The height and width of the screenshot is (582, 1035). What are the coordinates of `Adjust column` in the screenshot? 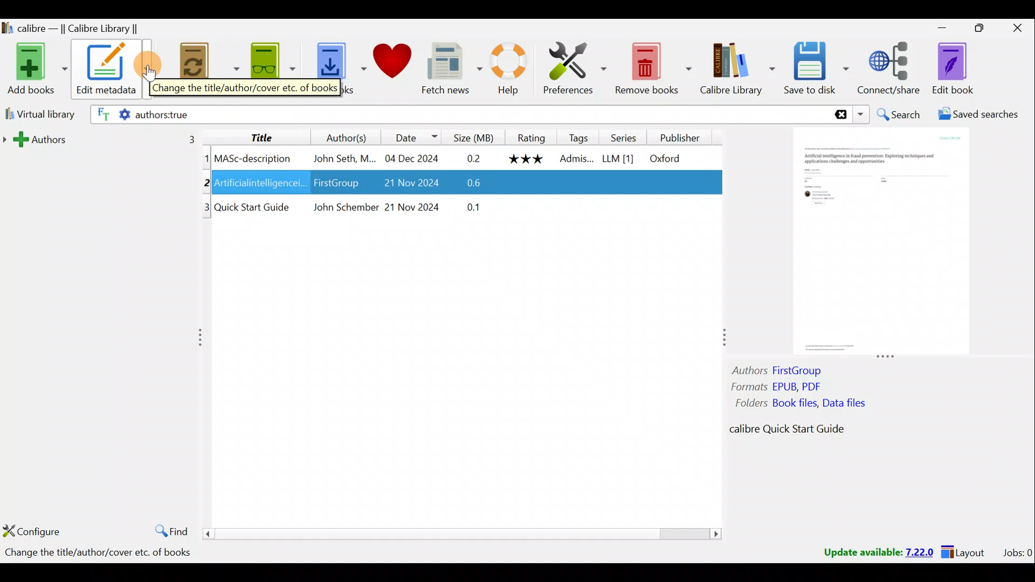 It's located at (204, 337).